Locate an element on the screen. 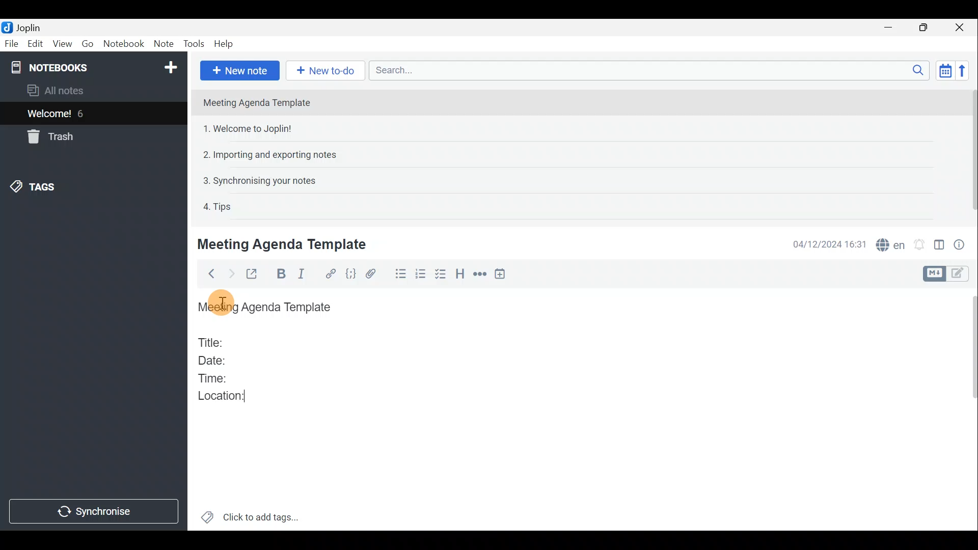  Toggle external editing is located at coordinates (255, 274).